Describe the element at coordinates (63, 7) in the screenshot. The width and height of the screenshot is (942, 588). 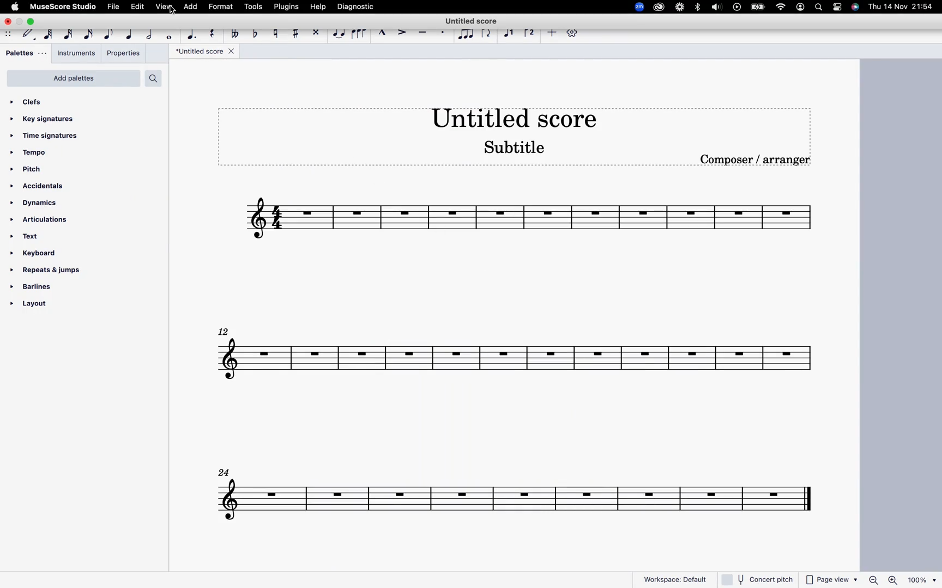
I see `musescore studio` at that location.